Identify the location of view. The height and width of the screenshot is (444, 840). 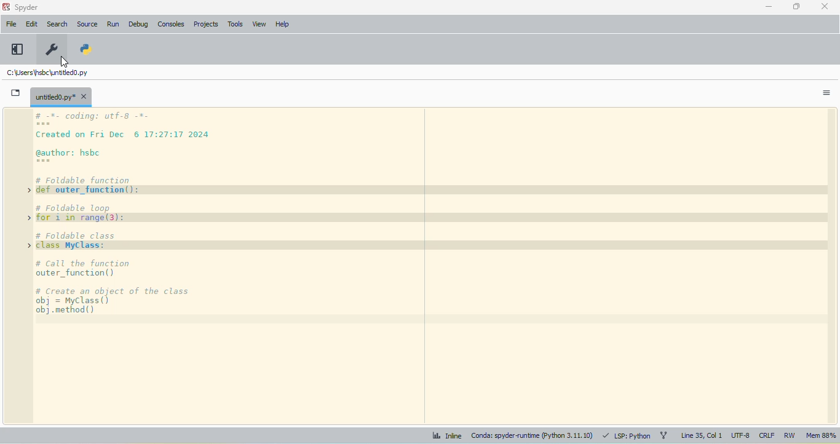
(260, 24).